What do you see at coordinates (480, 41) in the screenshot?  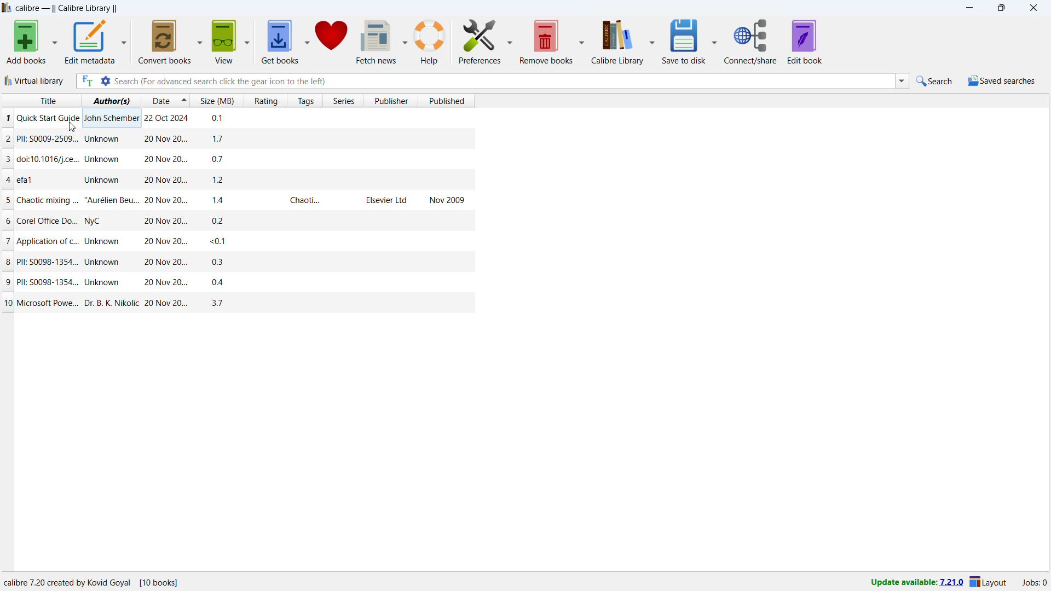 I see `preferences` at bounding box center [480, 41].